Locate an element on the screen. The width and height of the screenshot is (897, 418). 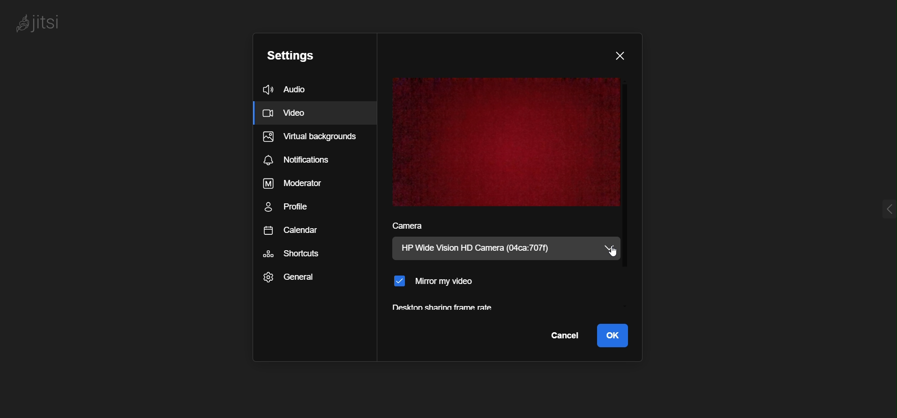
ok is located at coordinates (613, 335).